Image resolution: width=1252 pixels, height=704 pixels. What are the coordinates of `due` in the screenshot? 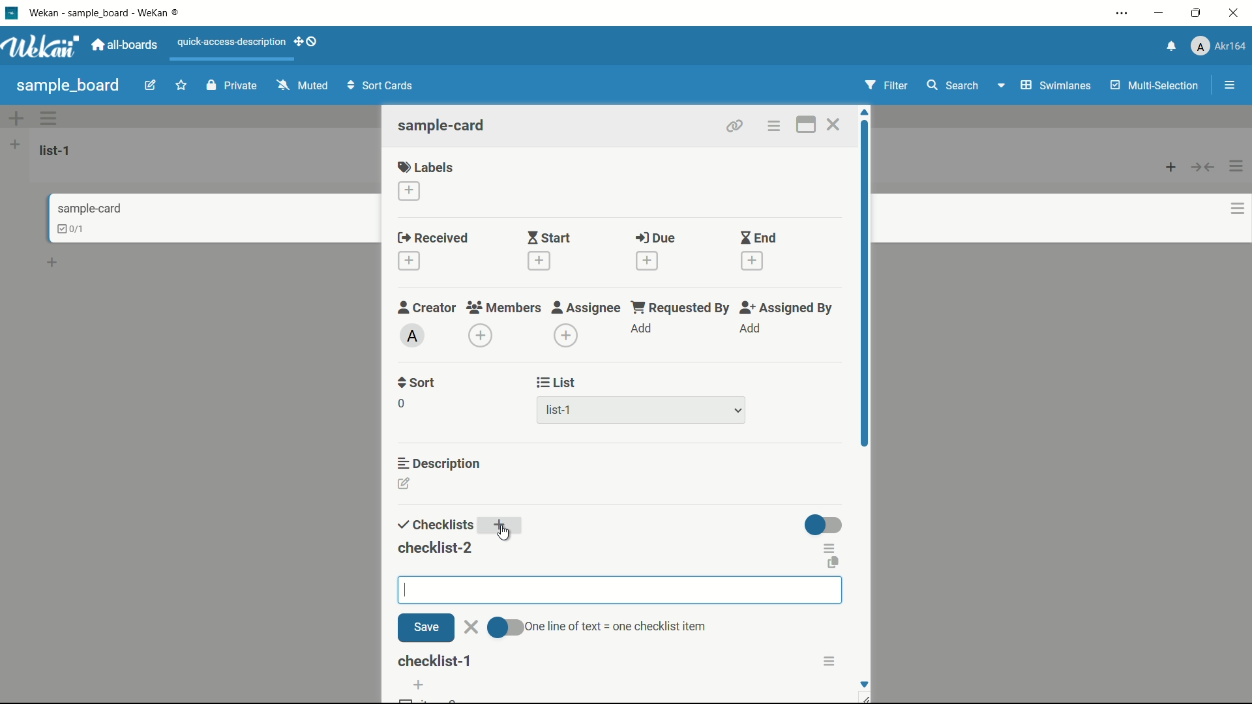 It's located at (655, 239).